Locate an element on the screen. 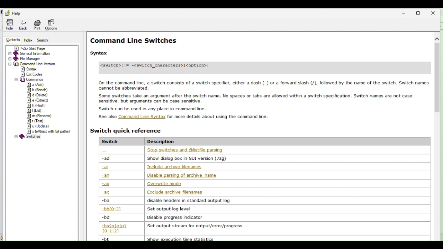 The height and width of the screenshot is (249, 443). expand is located at coordinates (10, 64).